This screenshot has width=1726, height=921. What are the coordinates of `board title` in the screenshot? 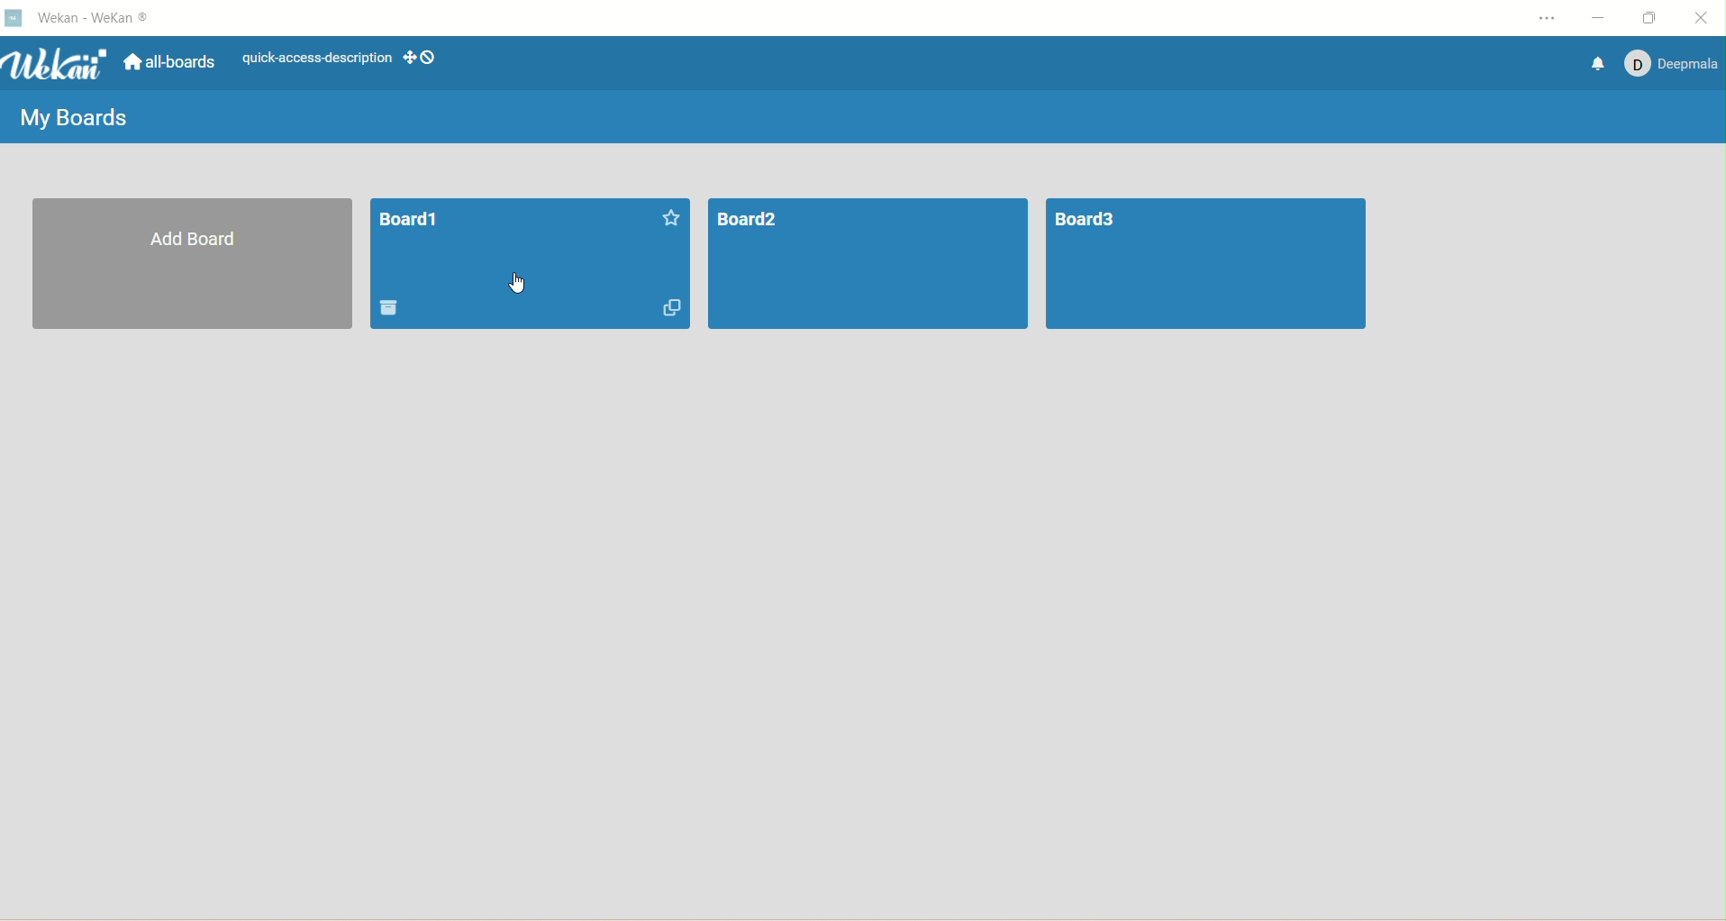 It's located at (411, 222).